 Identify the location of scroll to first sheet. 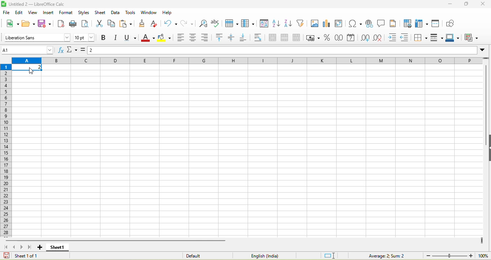
(6, 247).